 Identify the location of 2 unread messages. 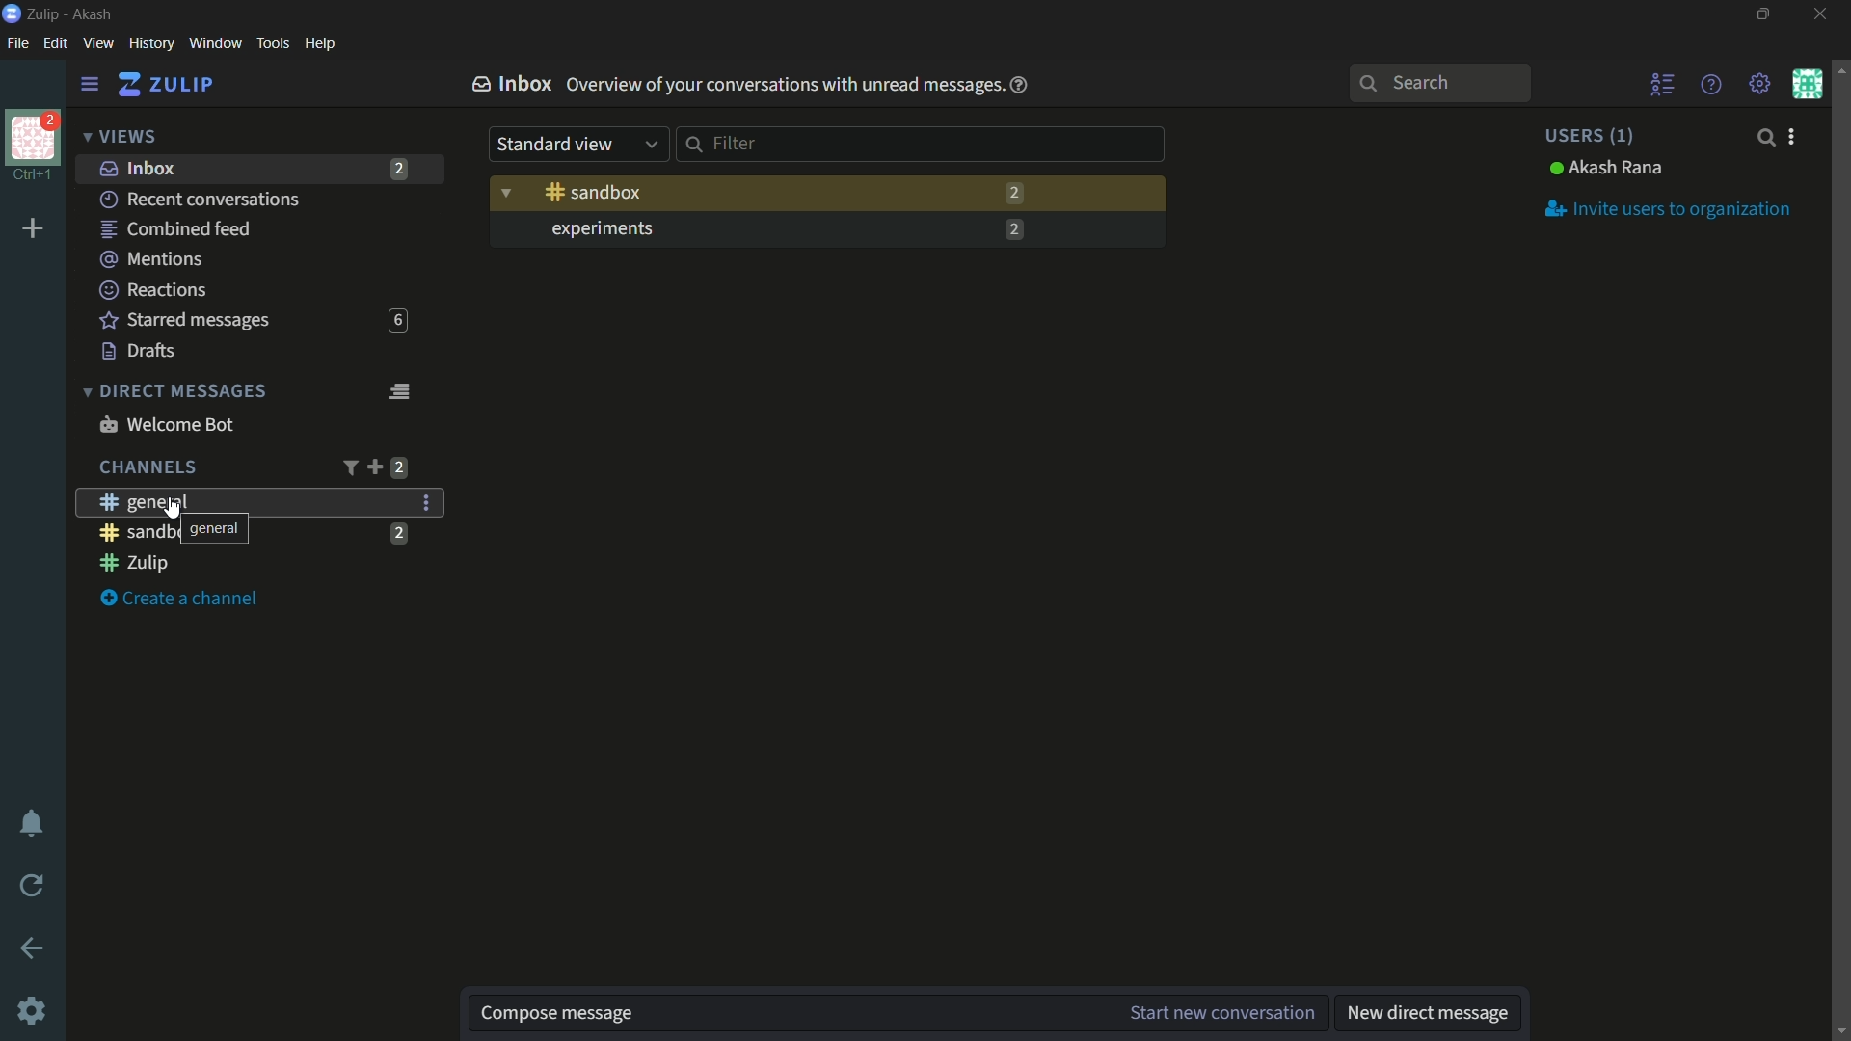
(400, 169).